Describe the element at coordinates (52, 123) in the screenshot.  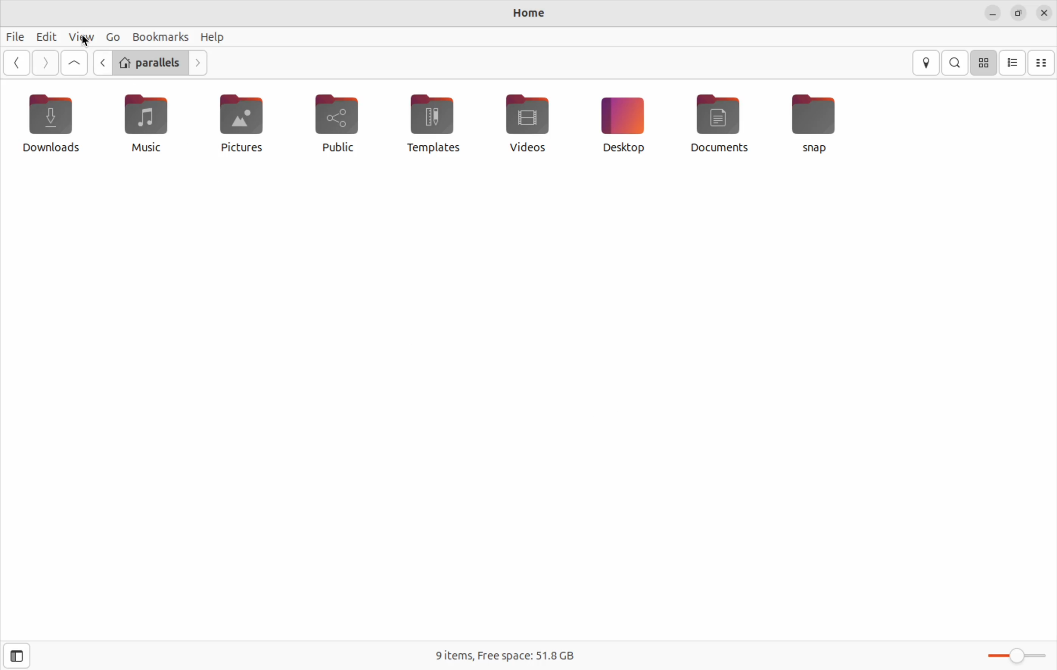
I see `downloads` at that location.